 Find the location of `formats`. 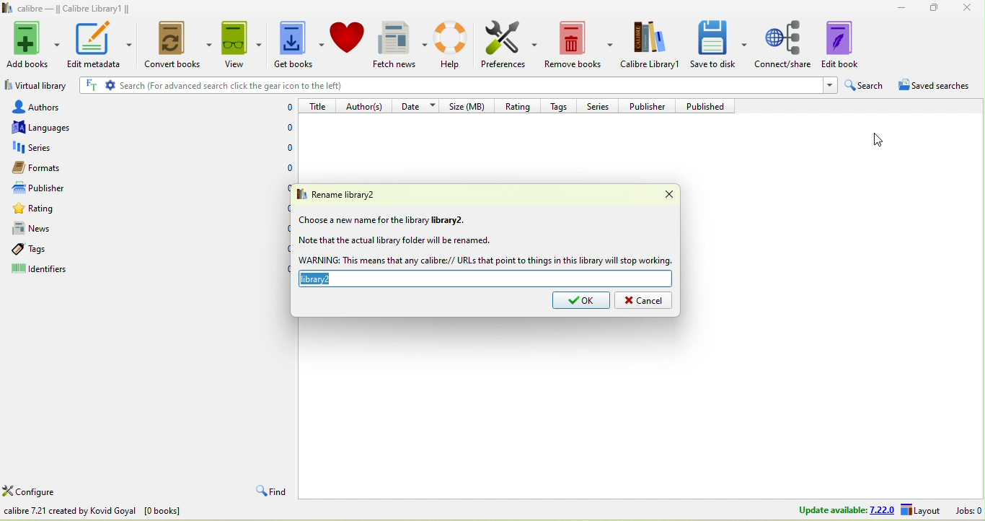

formats is located at coordinates (54, 167).